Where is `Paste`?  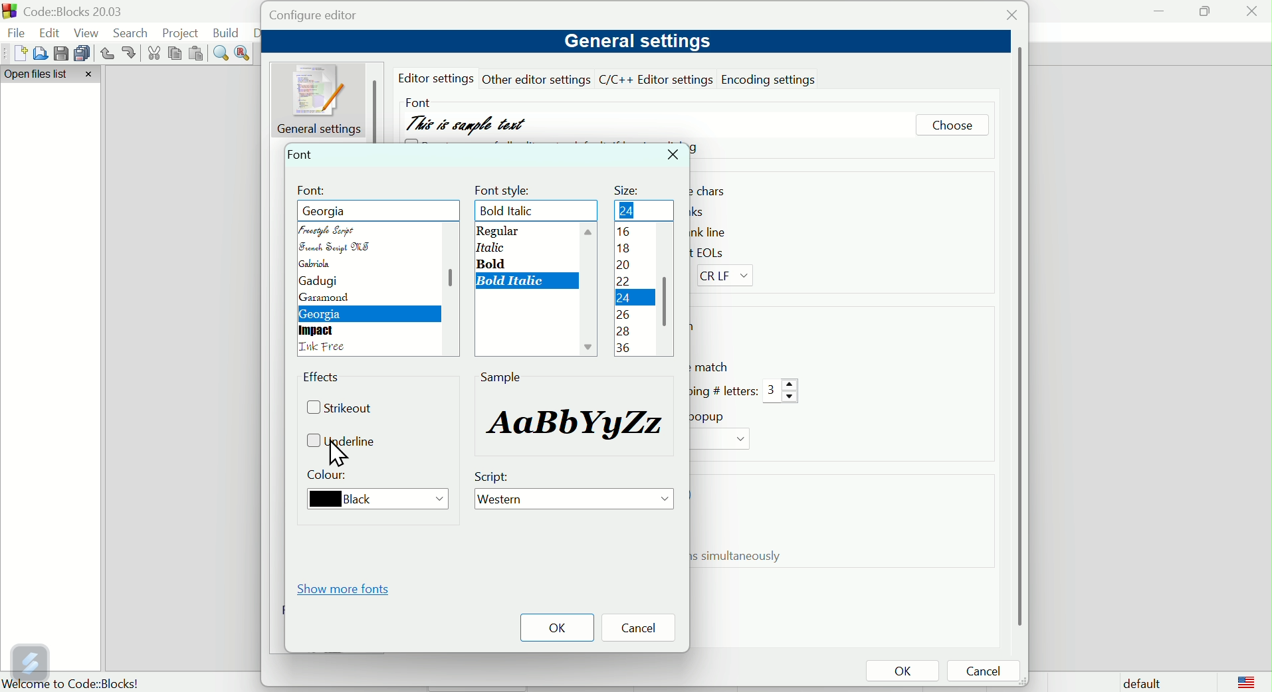
Paste is located at coordinates (197, 54).